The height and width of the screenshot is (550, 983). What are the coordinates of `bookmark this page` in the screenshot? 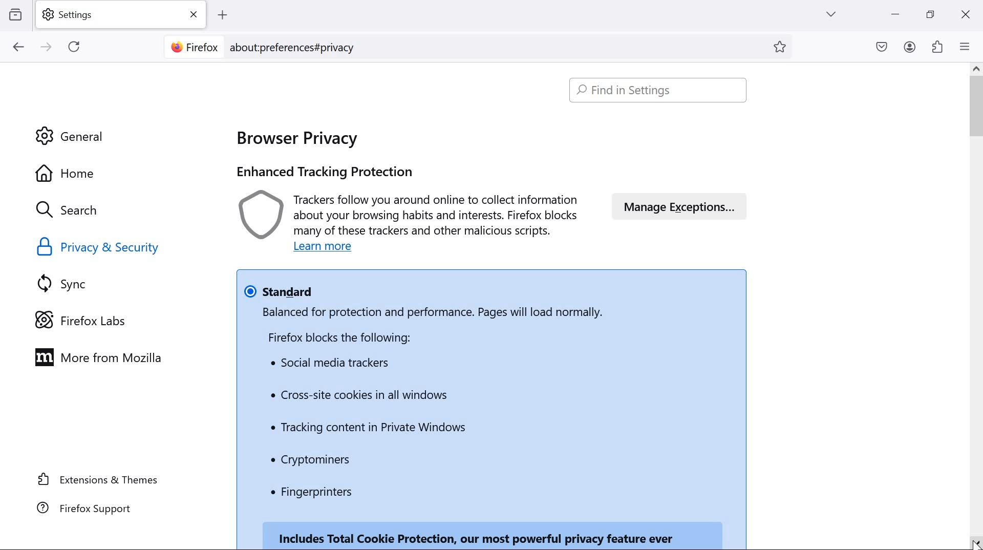 It's located at (783, 47).